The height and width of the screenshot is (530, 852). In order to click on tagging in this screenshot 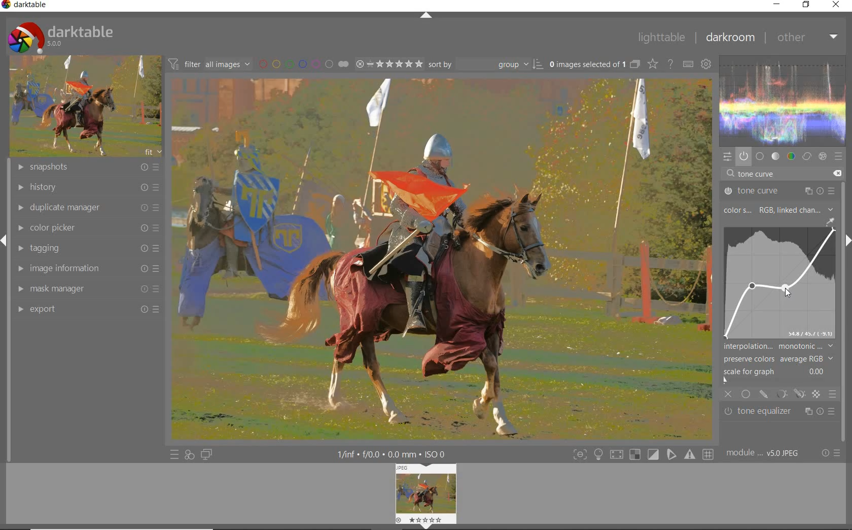, I will do `click(86, 248)`.